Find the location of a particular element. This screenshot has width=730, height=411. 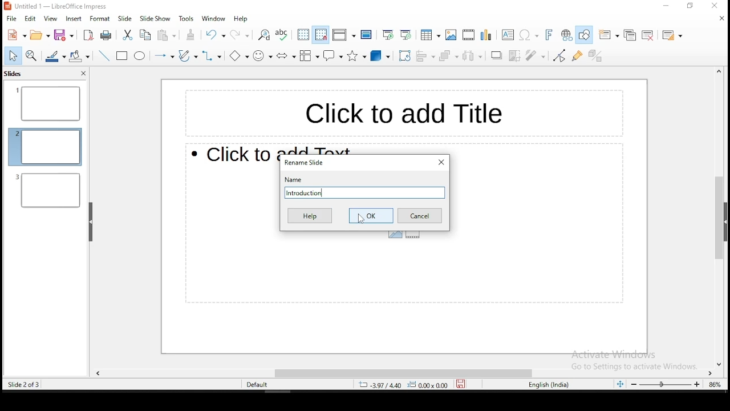

default is located at coordinates (258, 385).